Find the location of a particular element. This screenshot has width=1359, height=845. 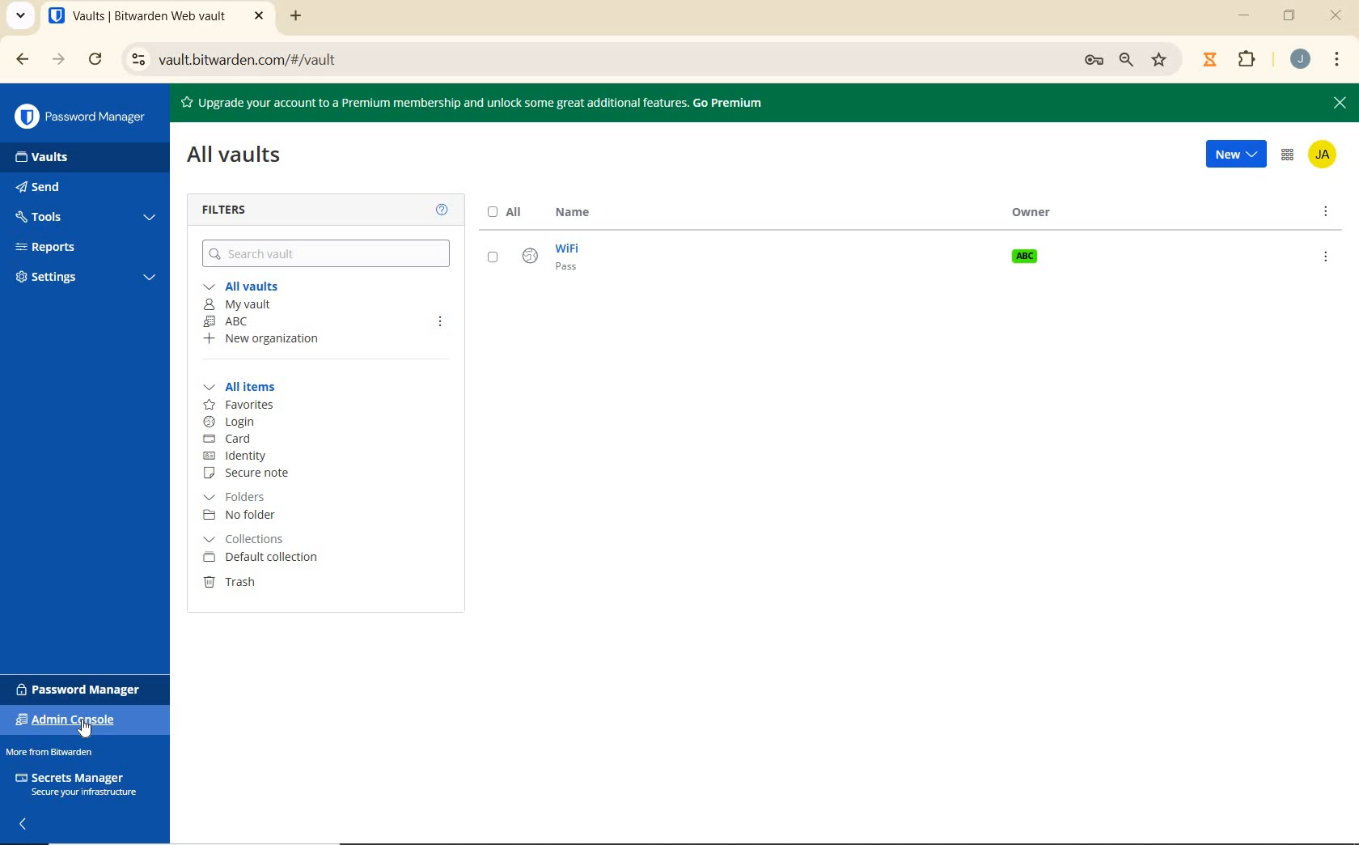

ALL is located at coordinates (506, 212).